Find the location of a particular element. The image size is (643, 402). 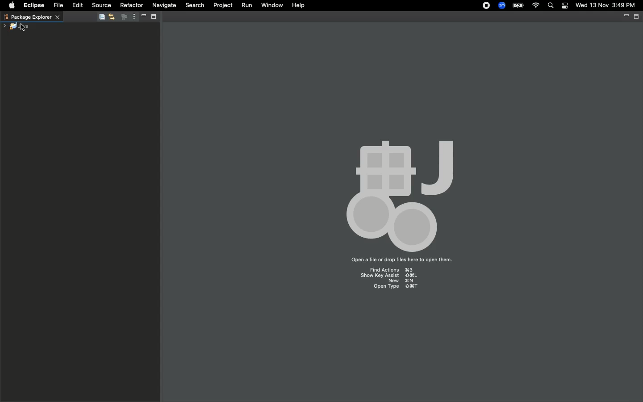

Java project is located at coordinates (20, 26).